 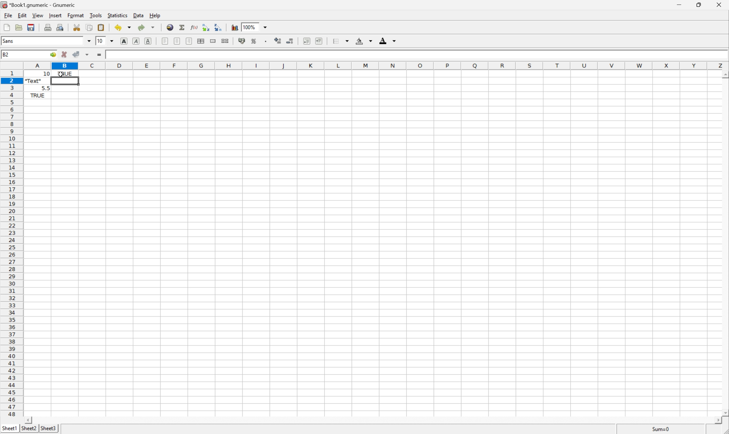 What do you see at coordinates (77, 27) in the screenshot?
I see `Cut clipboard` at bounding box center [77, 27].